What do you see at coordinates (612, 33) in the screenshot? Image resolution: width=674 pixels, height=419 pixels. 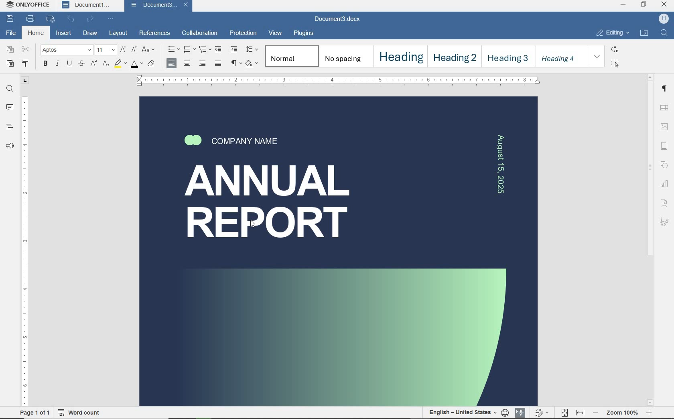 I see `editing` at bounding box center [612, 33].